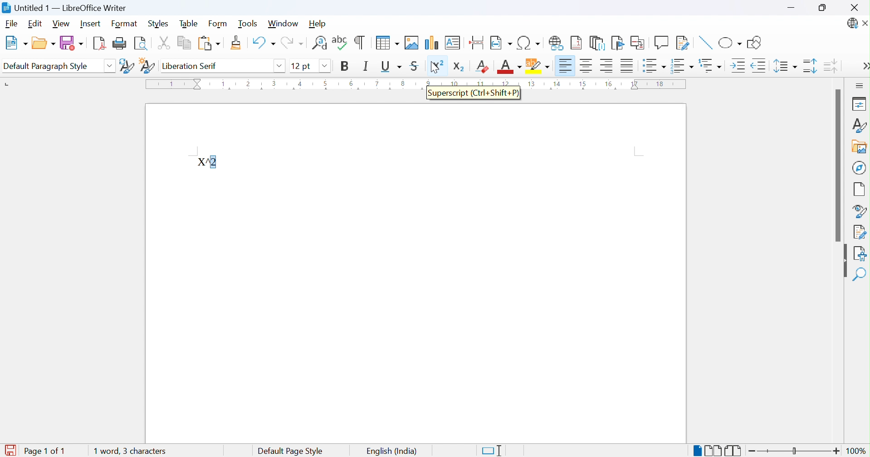 This screenshot has height=457, width=870. Describe the element at coordinates (683, 44) in the screenshot. I see `Show track changes functions` at that location.